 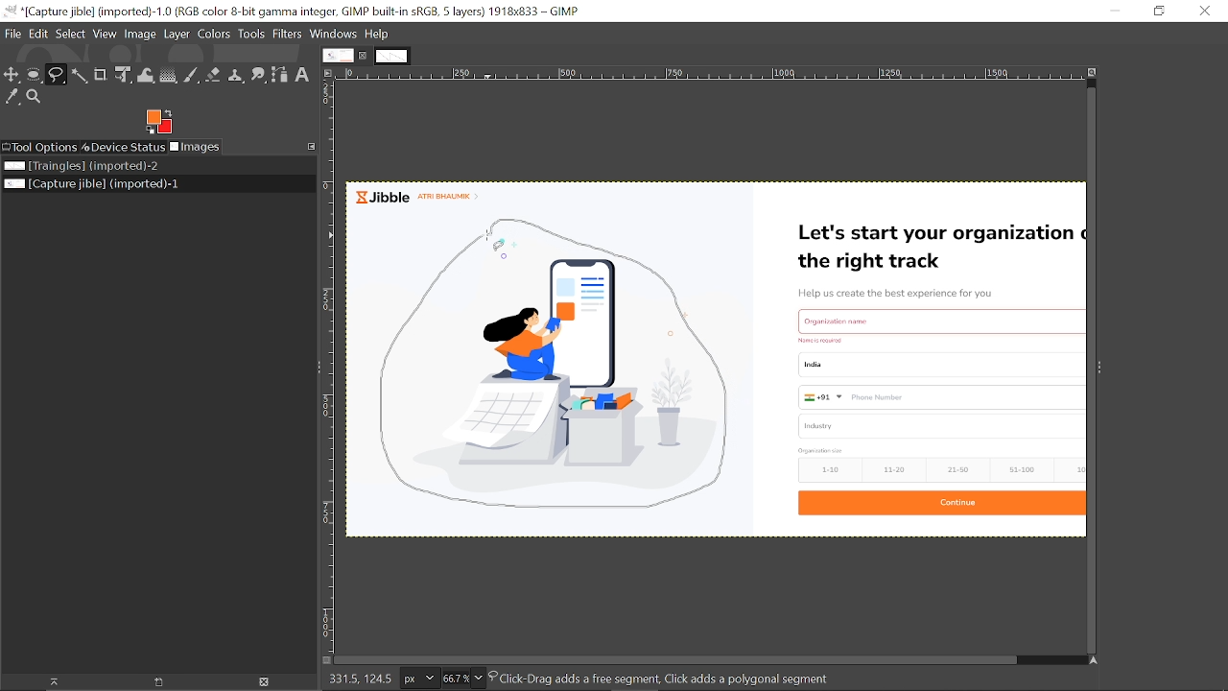 What do you see at coordinates (123, 147) in the screenshot?
I see `Device status` at bounding box center [123, 147].